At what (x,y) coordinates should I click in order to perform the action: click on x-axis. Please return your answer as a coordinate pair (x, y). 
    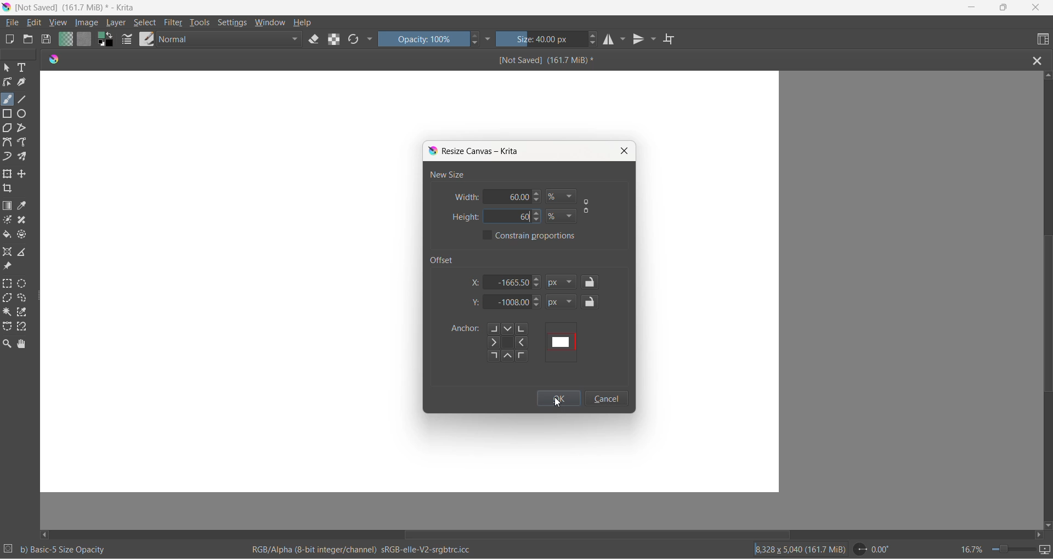
    Looking at the image, I should click on (476, 282).